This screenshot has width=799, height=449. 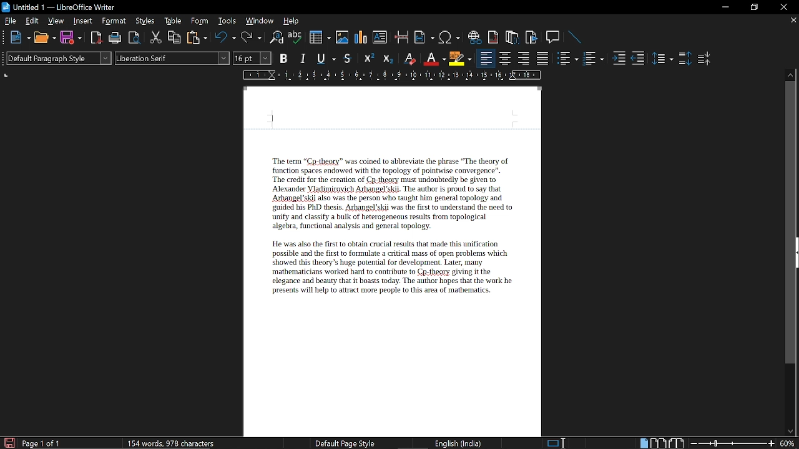 What do you see at coordinates (200, 21) in the screenshot?
I see `Form` at bounding box center [200, 21].